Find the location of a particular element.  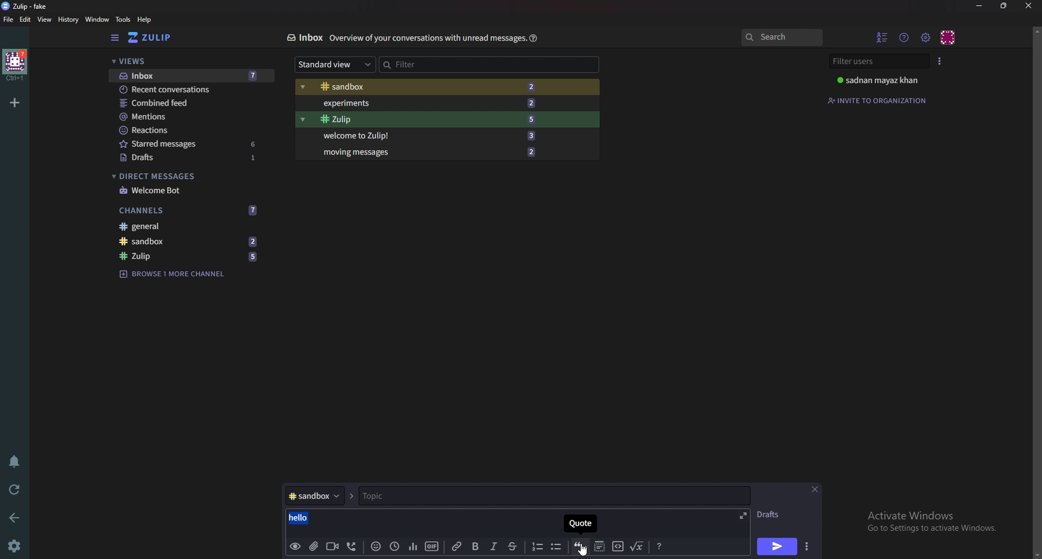

7 is located at coordinates (252, 210).